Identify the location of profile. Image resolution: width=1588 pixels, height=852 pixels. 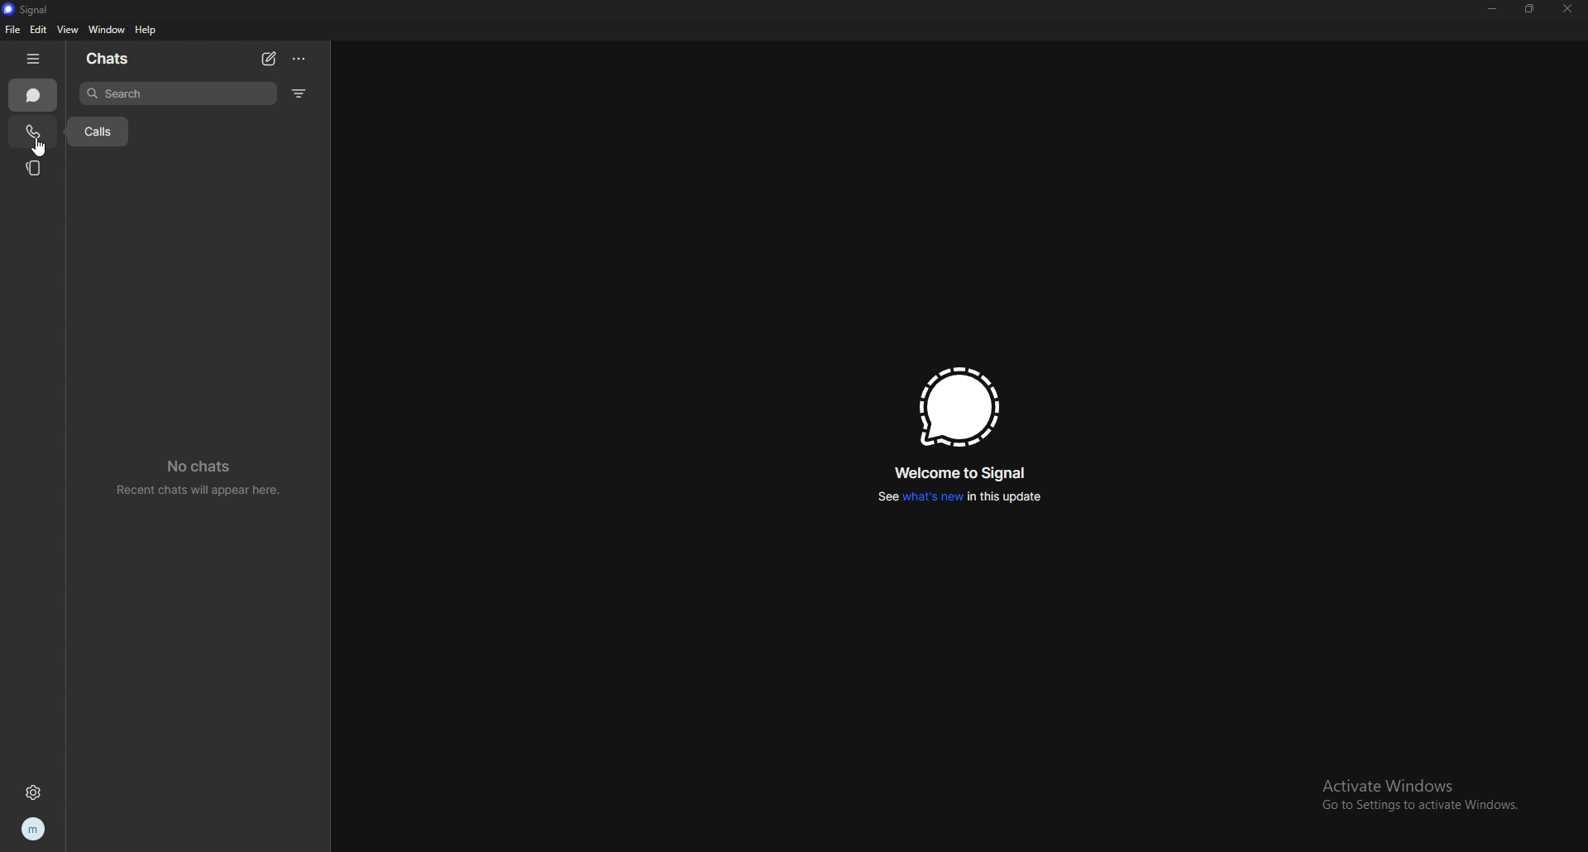
(33, 830).